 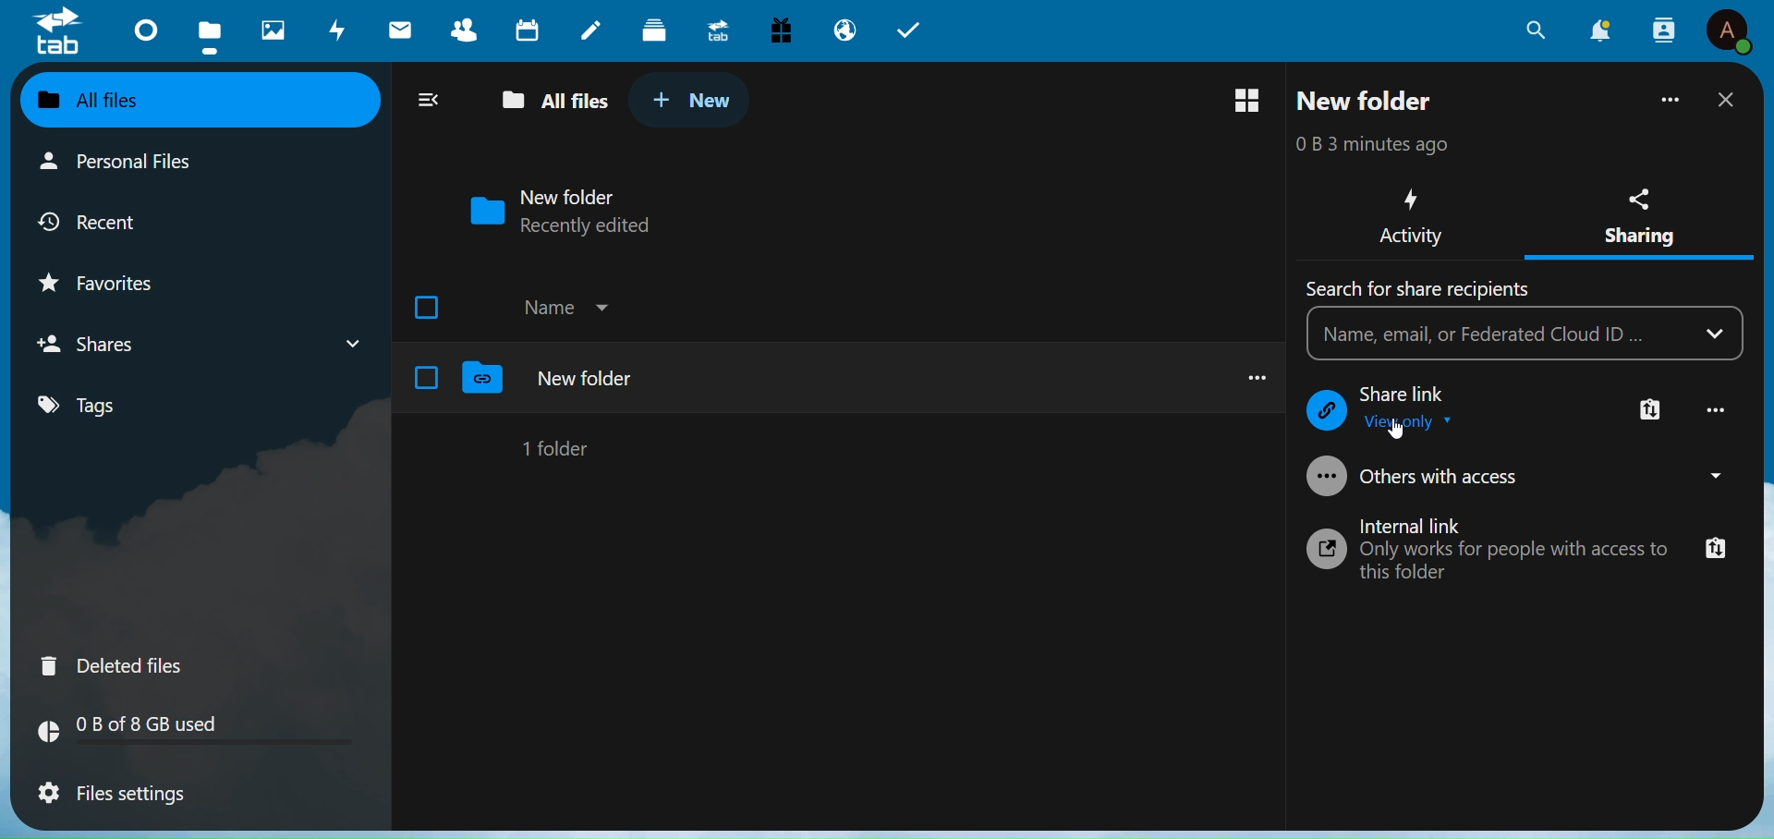 What do you see at coordinates (604, 304) in the screenshot?
I see `Drop Down` at bounding box center [604, 304].